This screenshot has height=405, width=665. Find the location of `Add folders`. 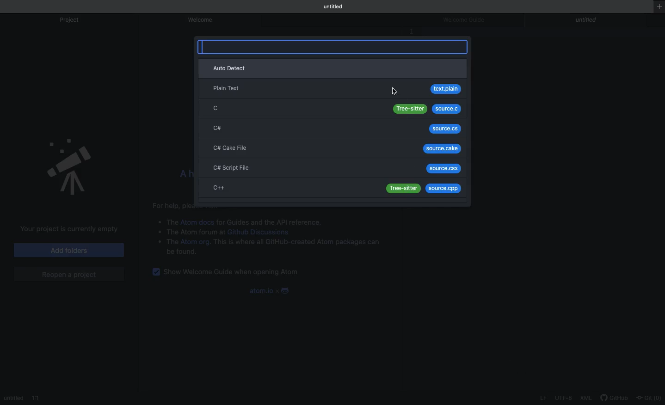

Add folders is located at coordinates (68, 251).